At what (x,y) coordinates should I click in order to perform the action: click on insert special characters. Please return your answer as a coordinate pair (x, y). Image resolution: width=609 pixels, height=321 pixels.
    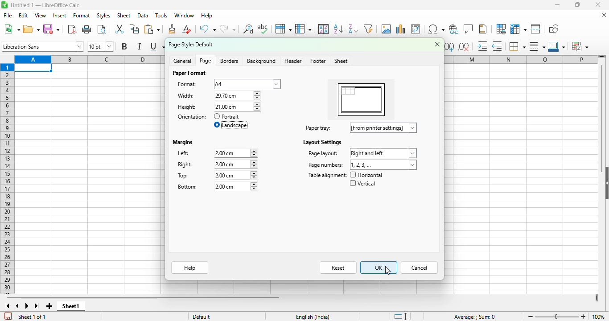
    Looking at the image, I should click on (436, 29).